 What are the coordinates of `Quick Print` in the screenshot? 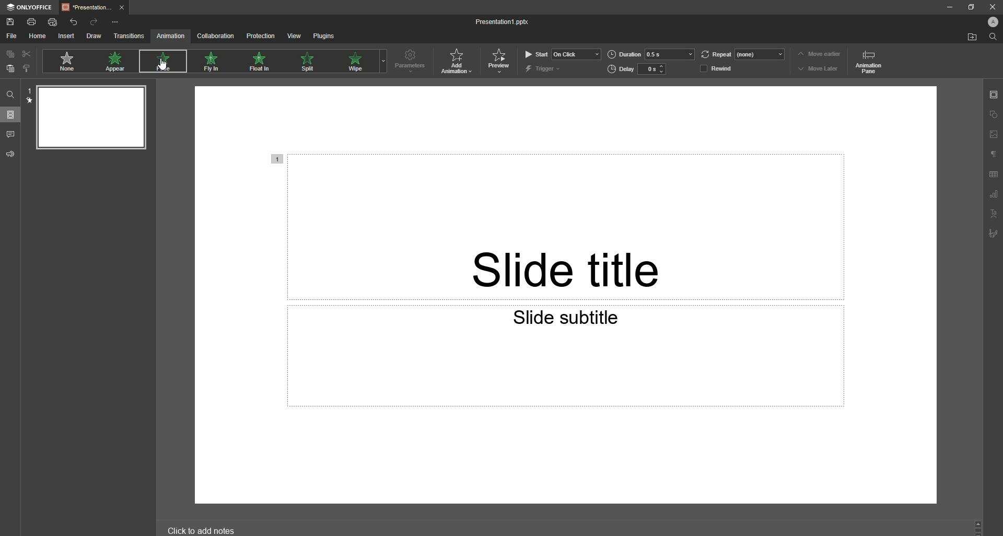 It's located at (52, 22).